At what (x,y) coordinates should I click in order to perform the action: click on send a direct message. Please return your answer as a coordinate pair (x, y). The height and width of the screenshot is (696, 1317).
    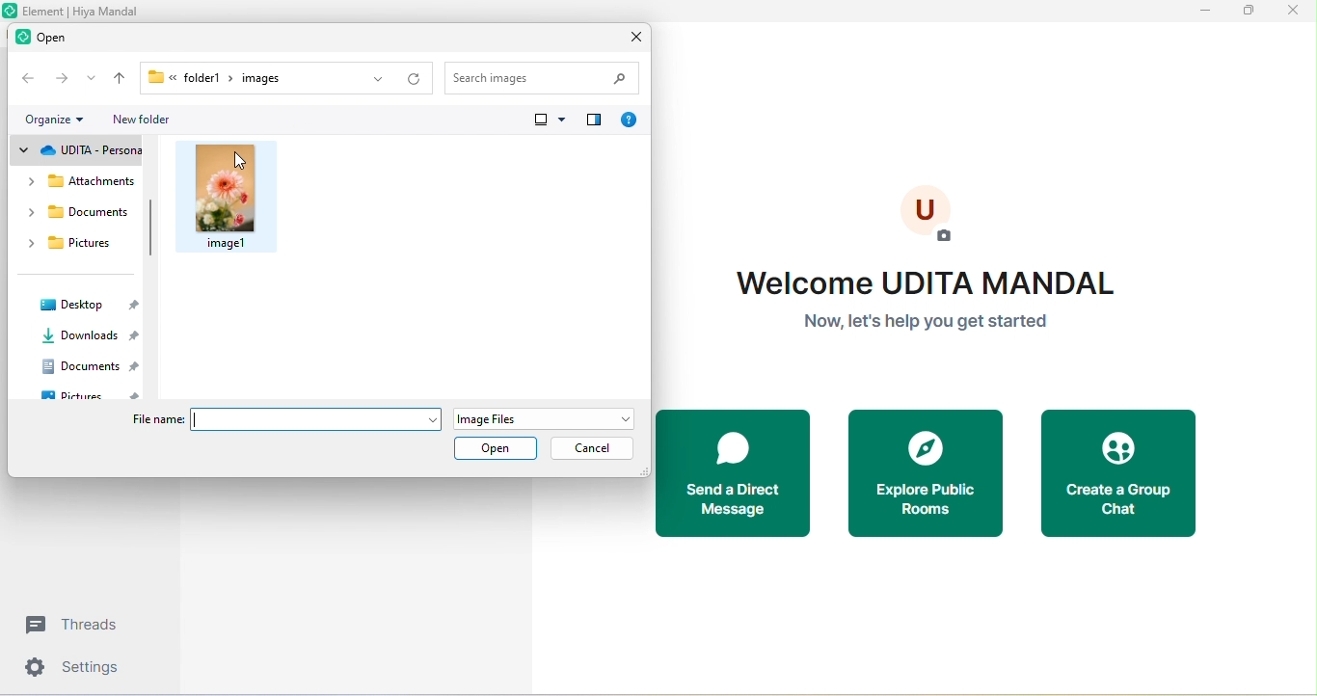
    Looking at the image, I should click on (733, 473).